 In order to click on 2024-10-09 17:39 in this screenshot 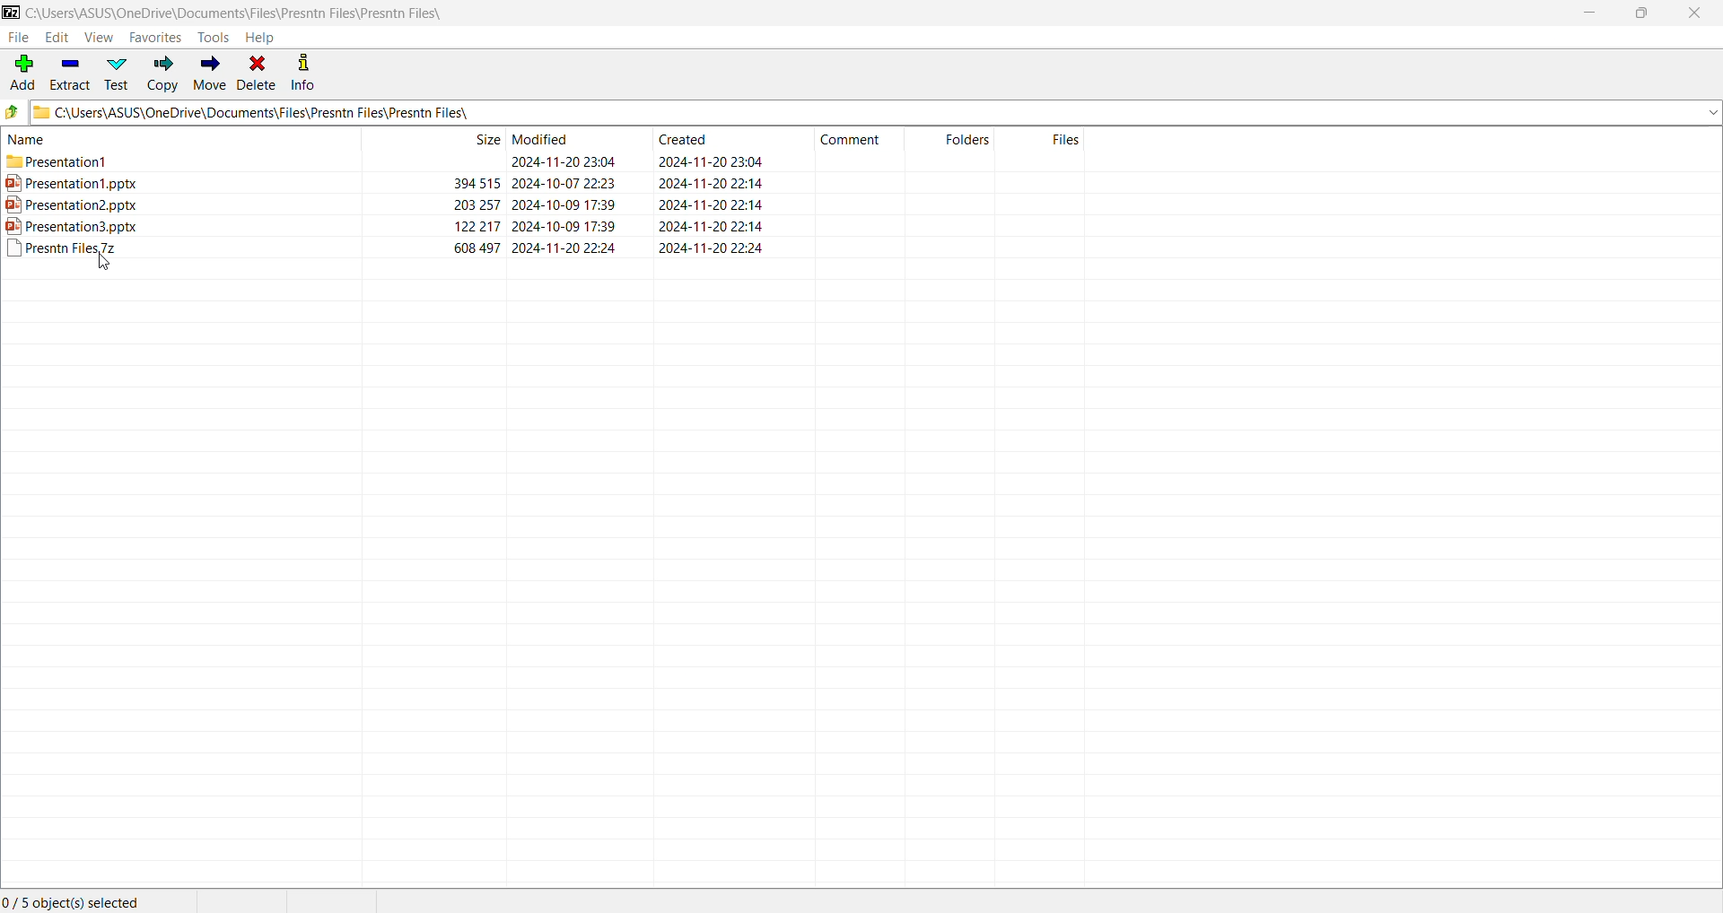, I will do `click(567, 202)`.